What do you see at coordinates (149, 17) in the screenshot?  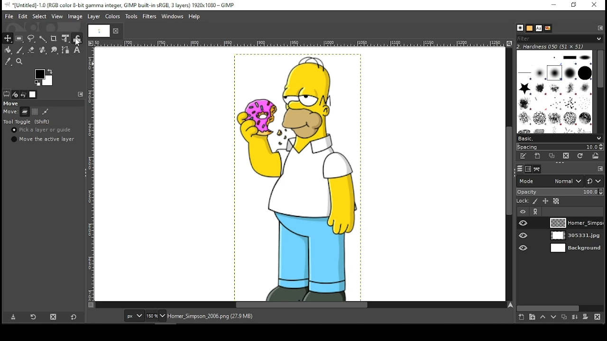 I see `filters` at bounding box center [149, 17].